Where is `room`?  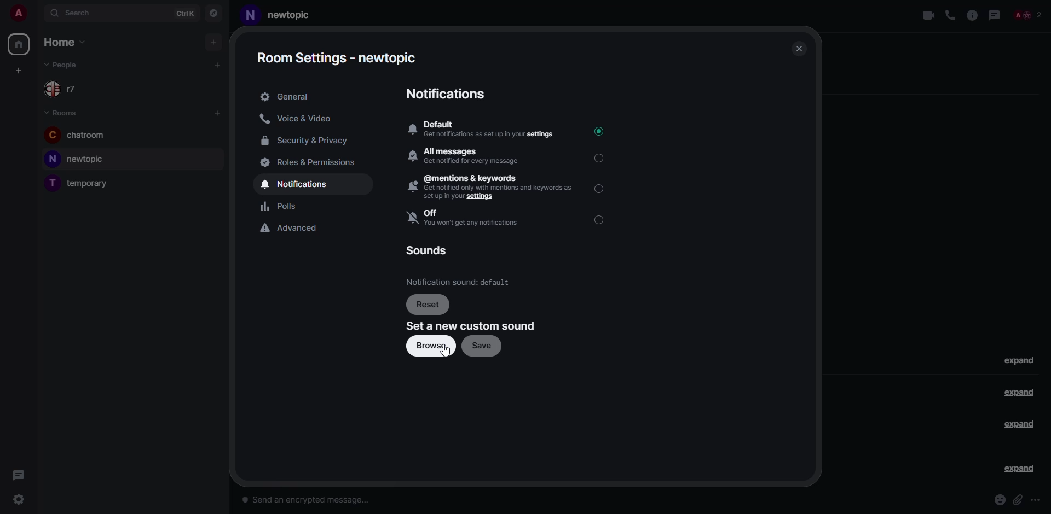
room is located at coordinates (80, 183).